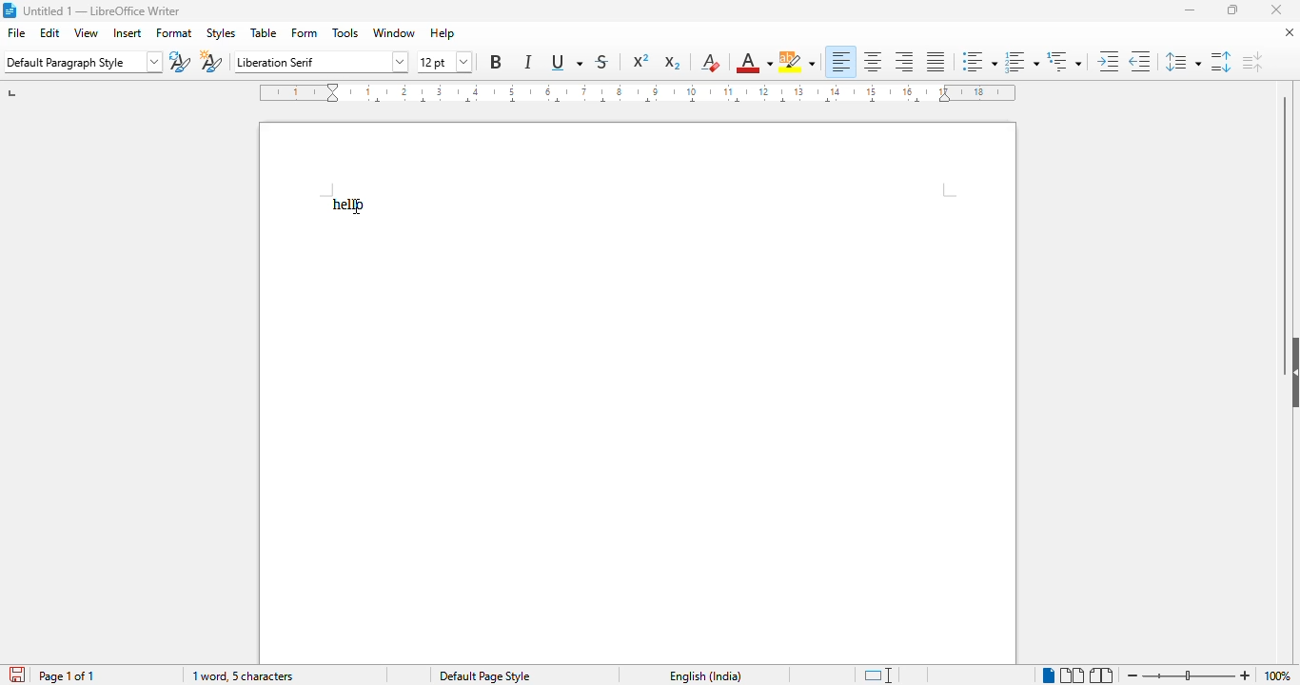 The height and width of the screenshot is (685, 1300). Describe the element at coordinates (463, 60) in the screenshot. I see `dropdown` at that location.